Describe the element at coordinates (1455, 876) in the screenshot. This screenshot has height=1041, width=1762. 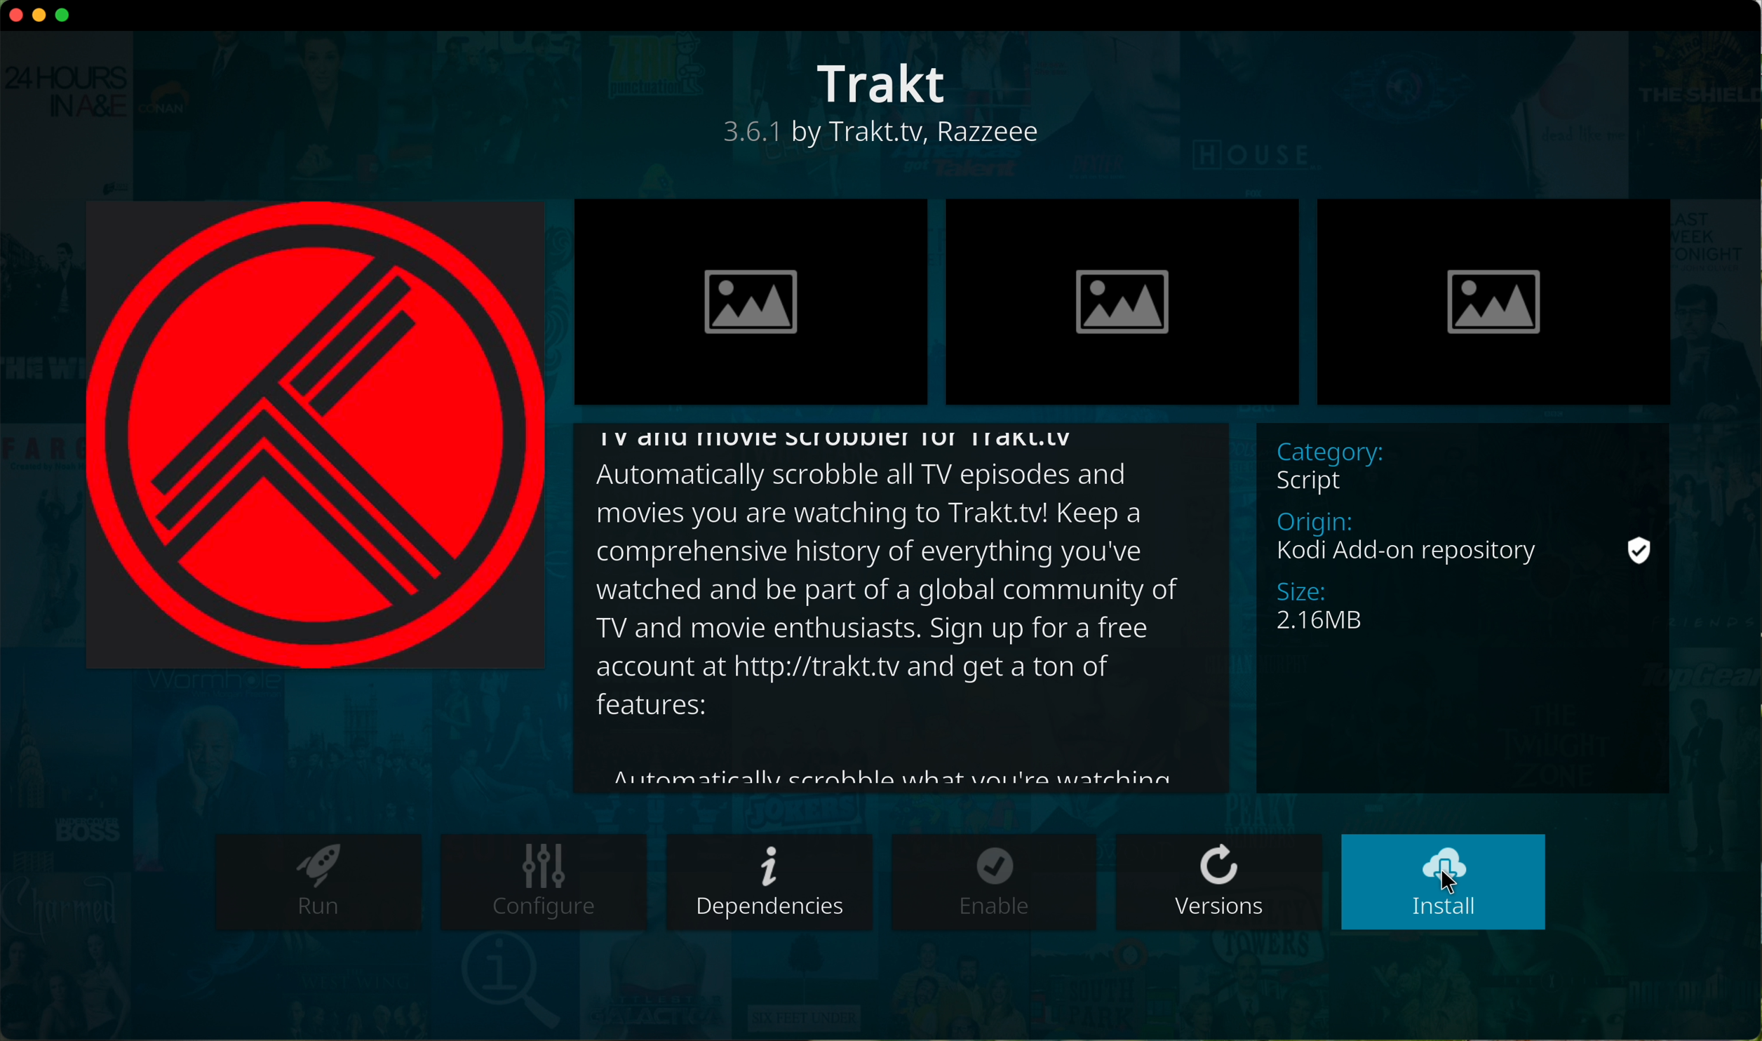
I see `cursor` at that location.